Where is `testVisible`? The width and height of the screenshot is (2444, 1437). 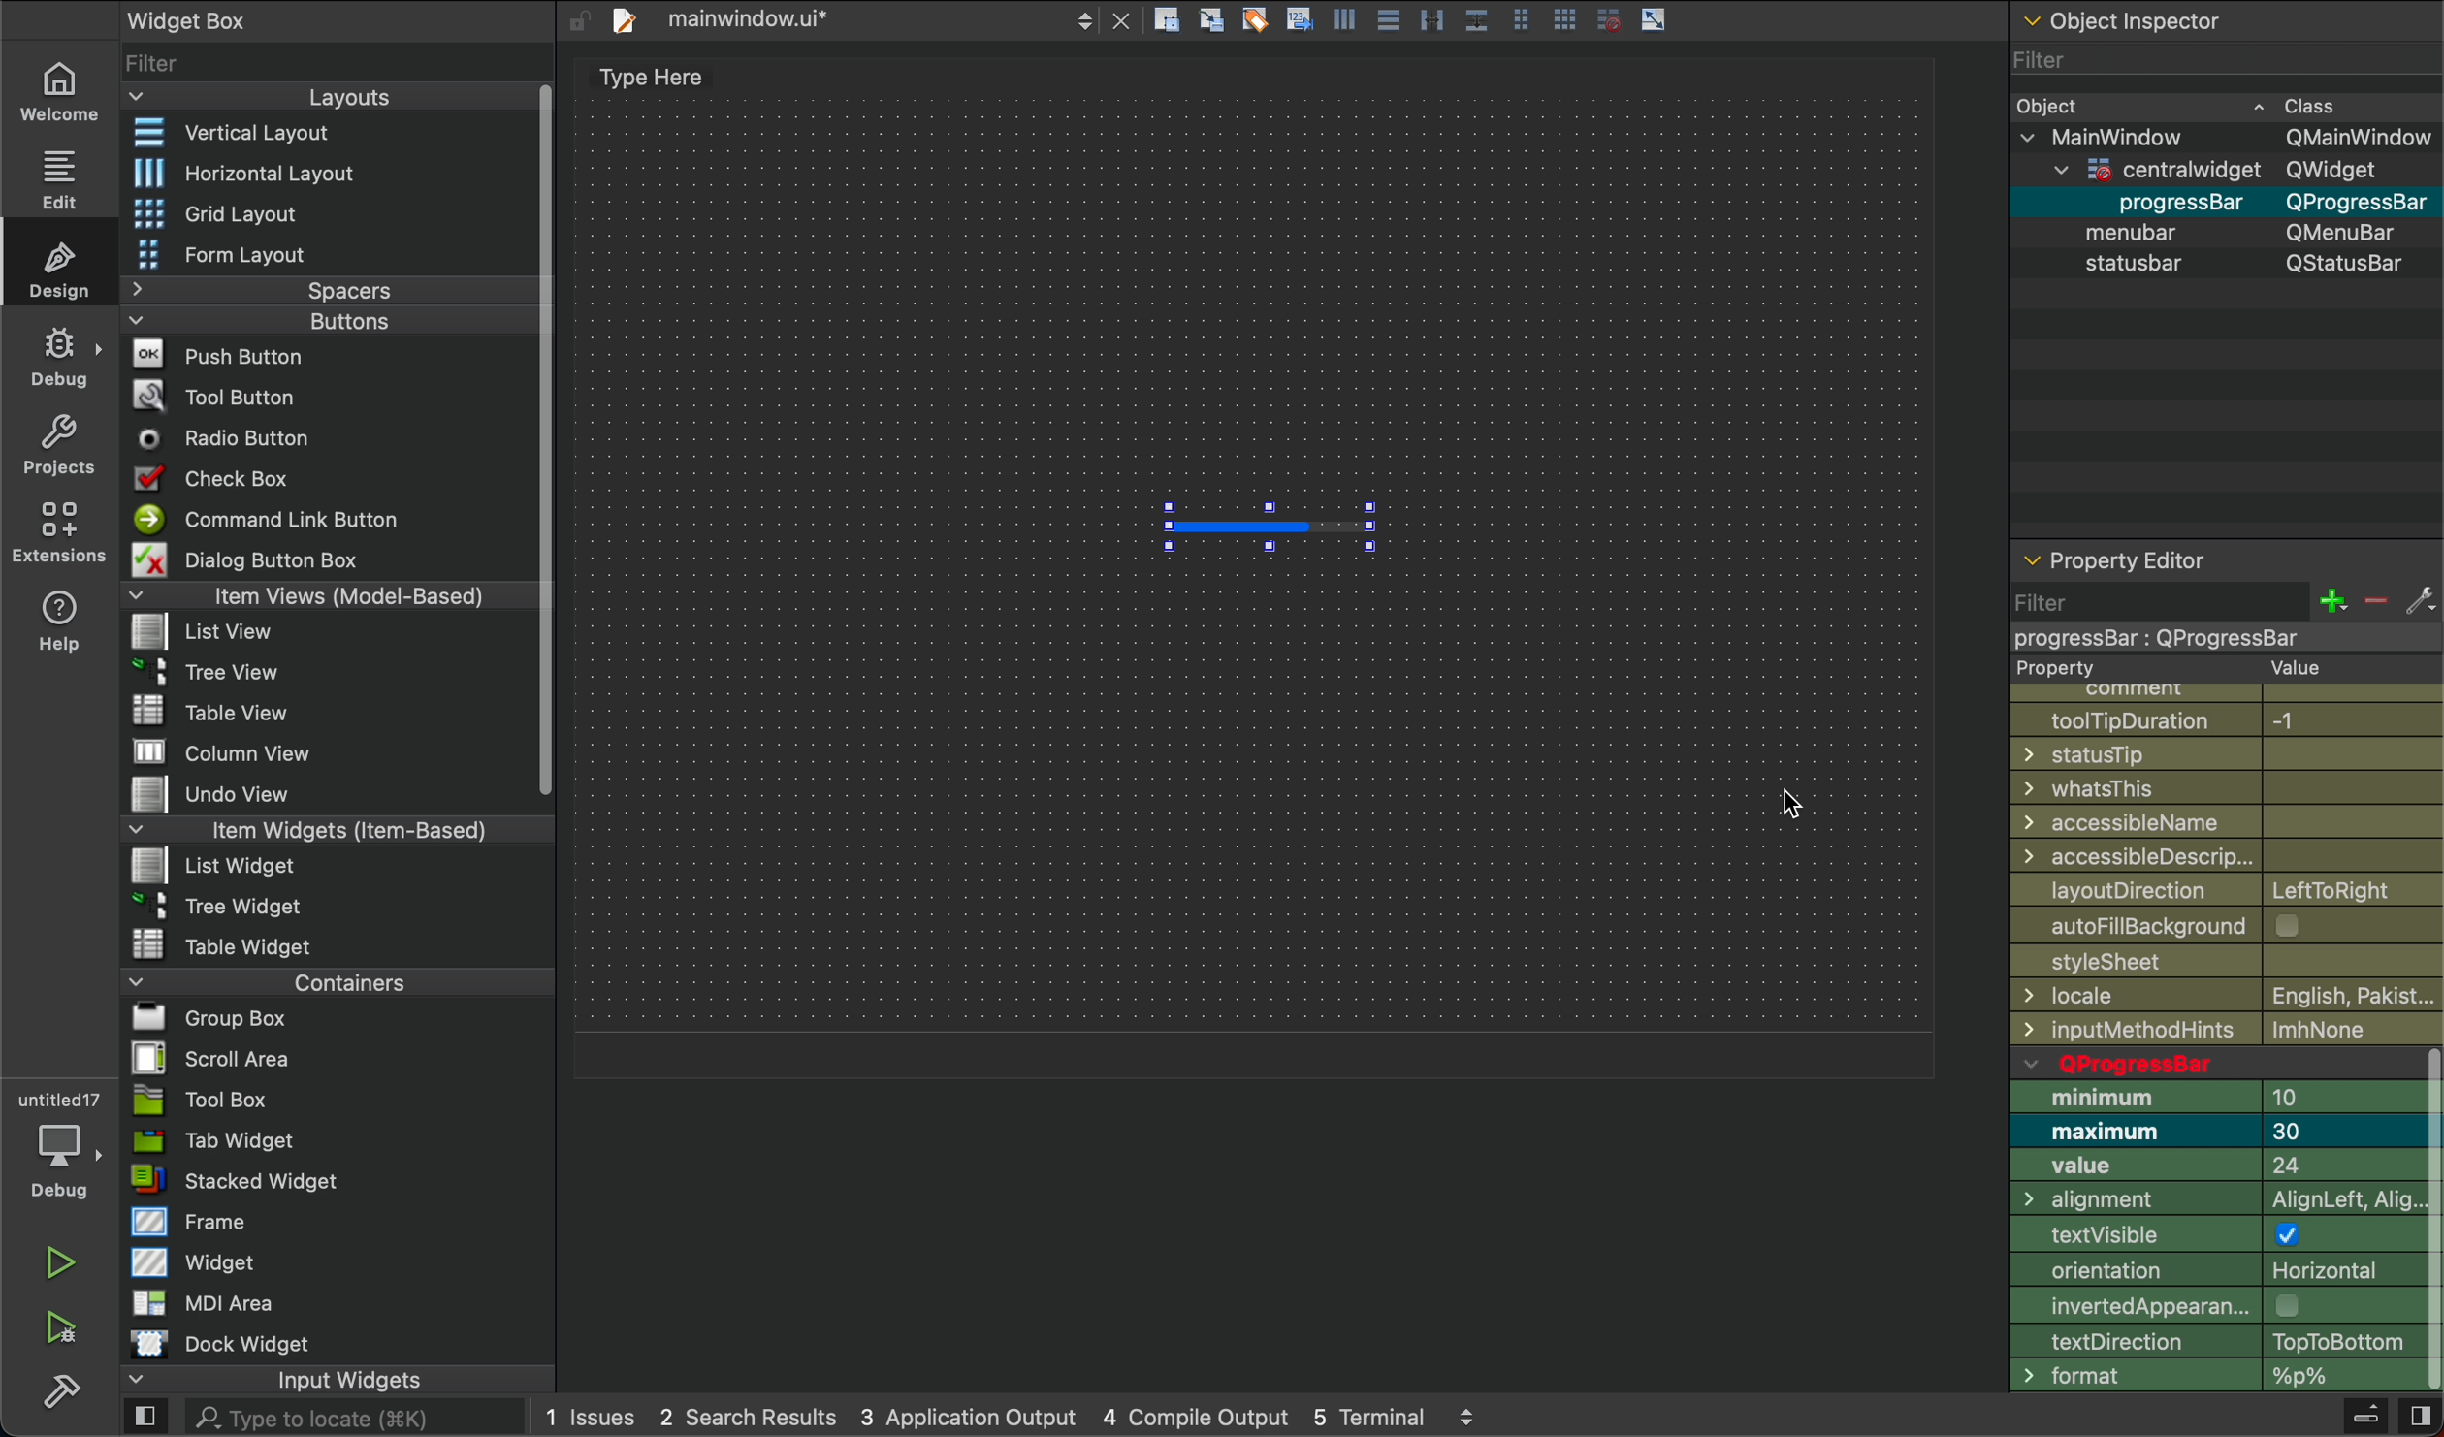 testVisible is located at coordinates (2213, 1238).